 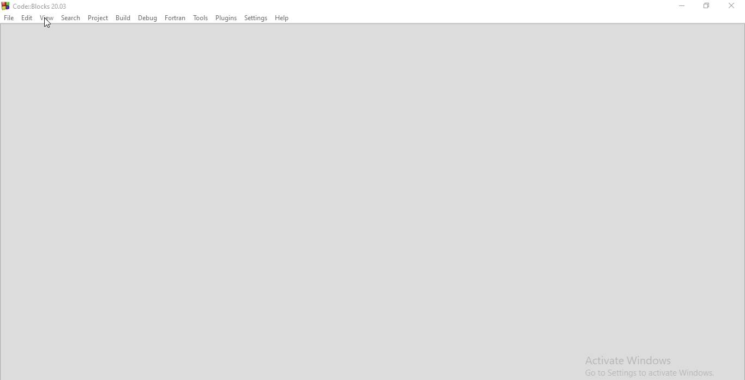 I want to click on Fortran, so click(x=175, y=17).